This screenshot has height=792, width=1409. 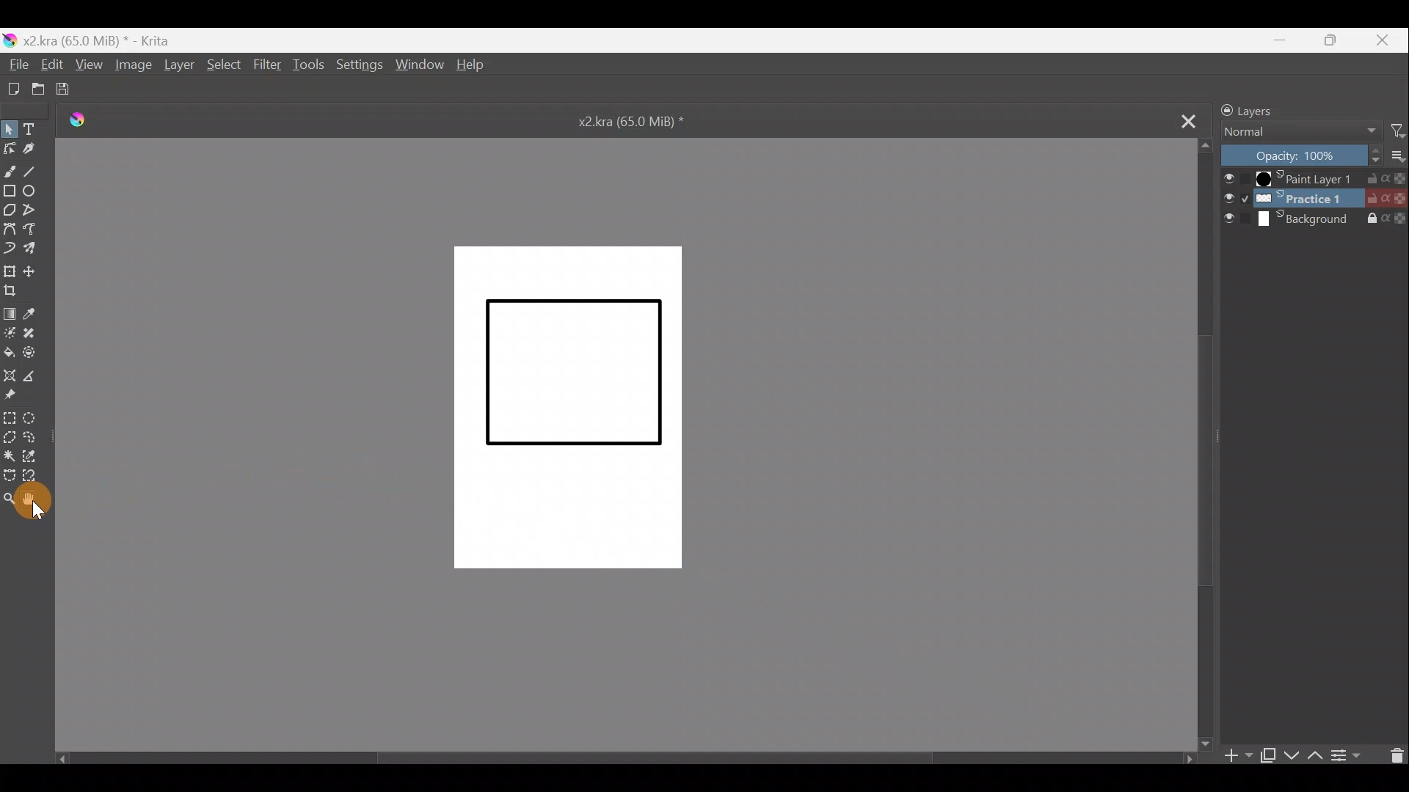 What do you see at coordinates (1392, 133) in the screenshot?
I see `Filter` at bounding box center [1392, 133].